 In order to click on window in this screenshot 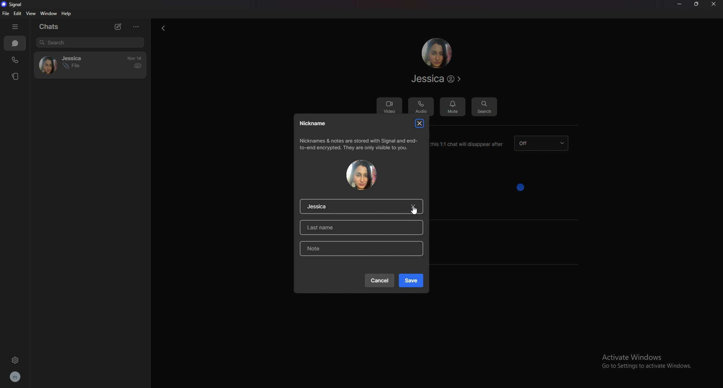, I will do `click(49, 13)`.